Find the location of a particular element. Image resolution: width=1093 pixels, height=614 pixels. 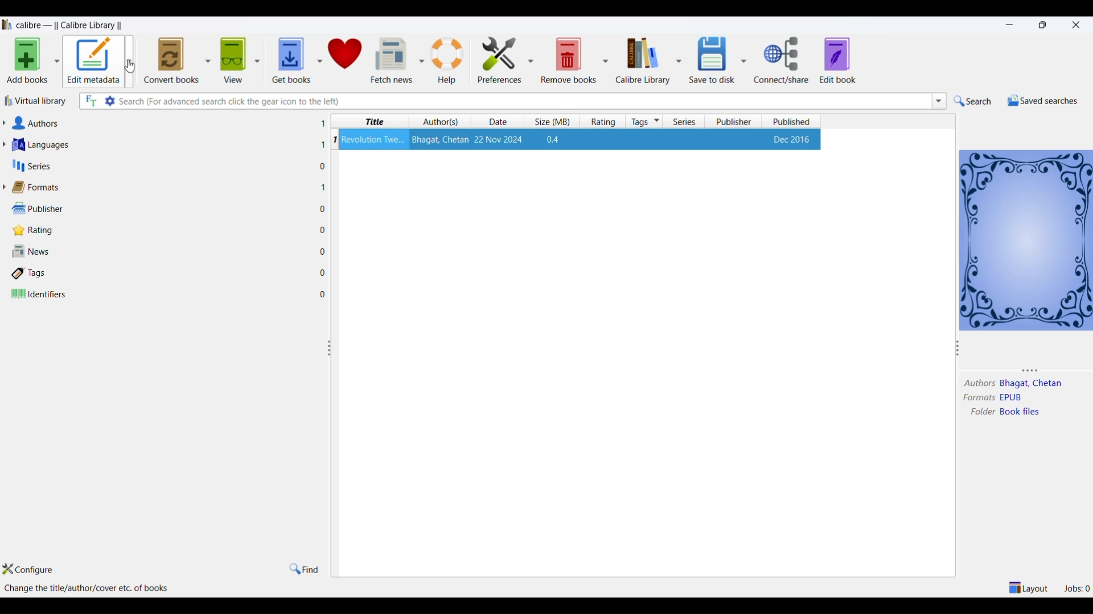

virtual library is located at coordinates (37, 103).